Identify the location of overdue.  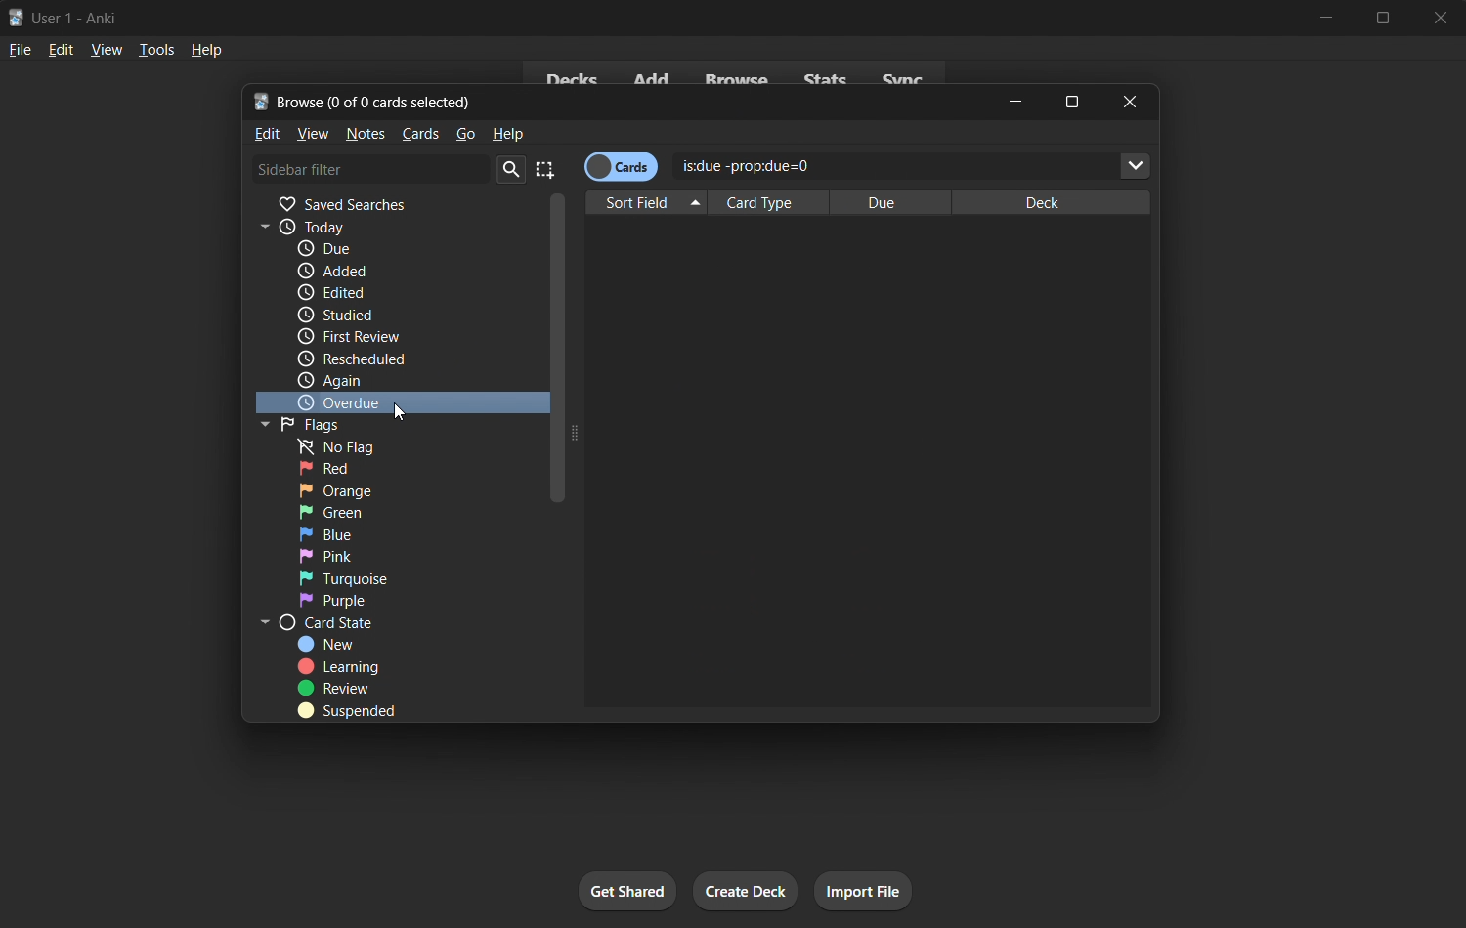
(387, 401).